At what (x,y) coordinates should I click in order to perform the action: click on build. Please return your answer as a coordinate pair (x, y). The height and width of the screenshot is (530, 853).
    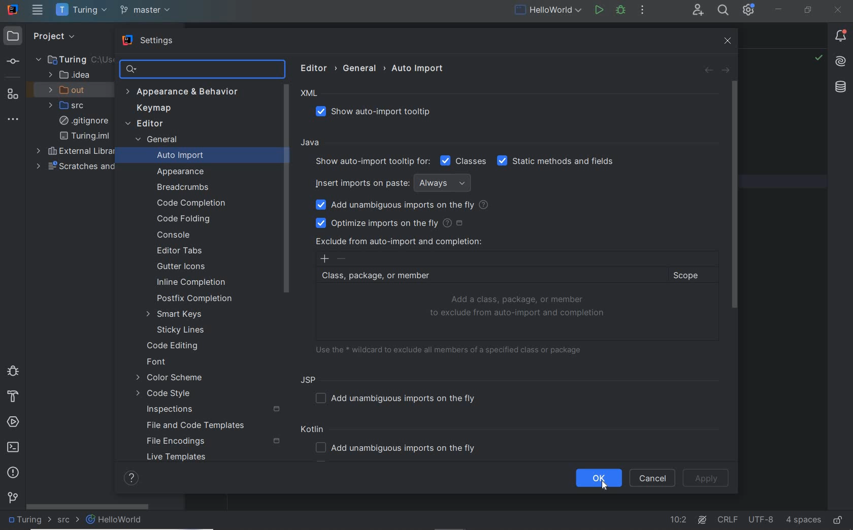
    Looking at the image, I should click on (12, 397).